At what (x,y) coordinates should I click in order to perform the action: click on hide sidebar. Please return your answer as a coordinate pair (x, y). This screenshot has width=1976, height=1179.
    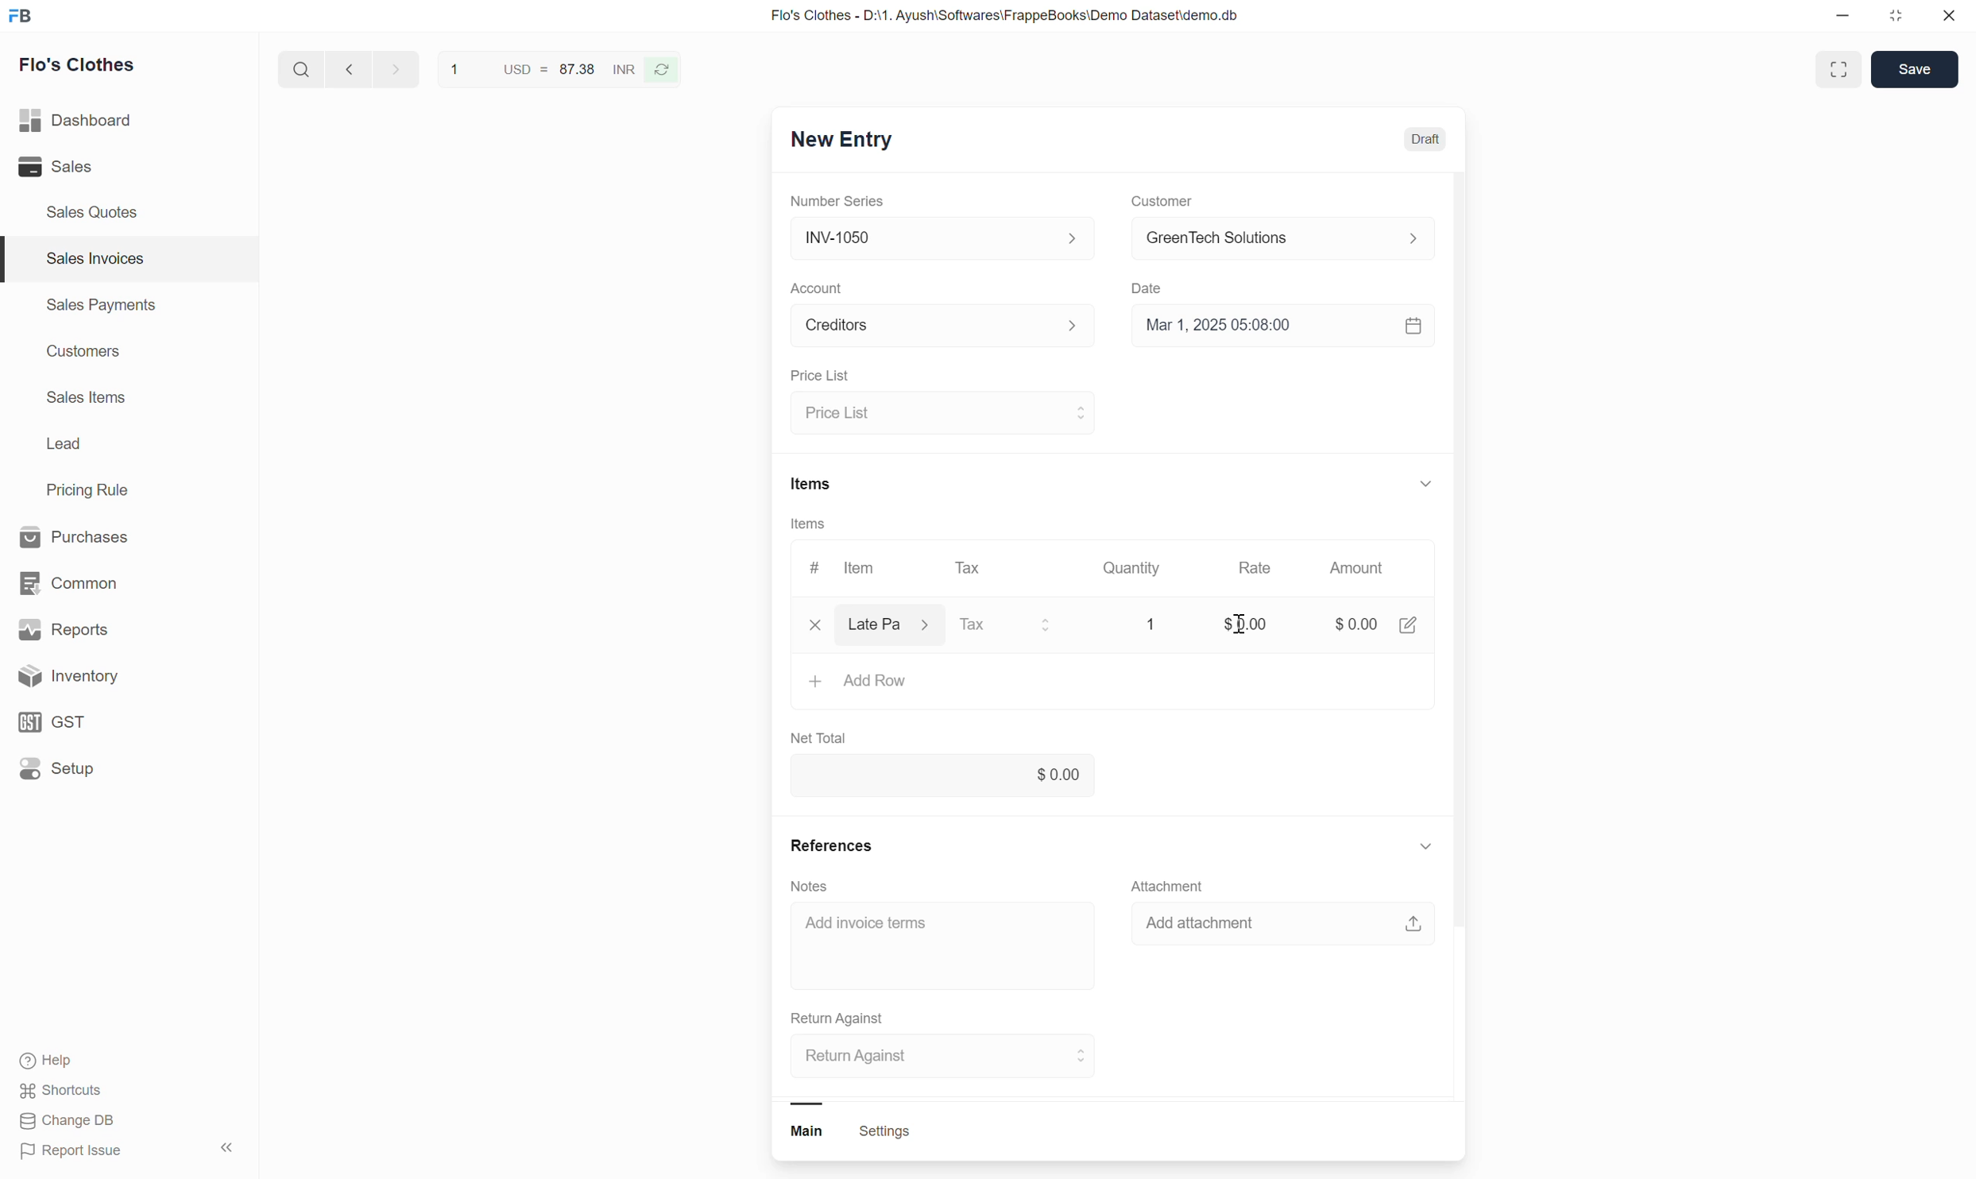
    Looking at the image, I should click on (229, 1148).